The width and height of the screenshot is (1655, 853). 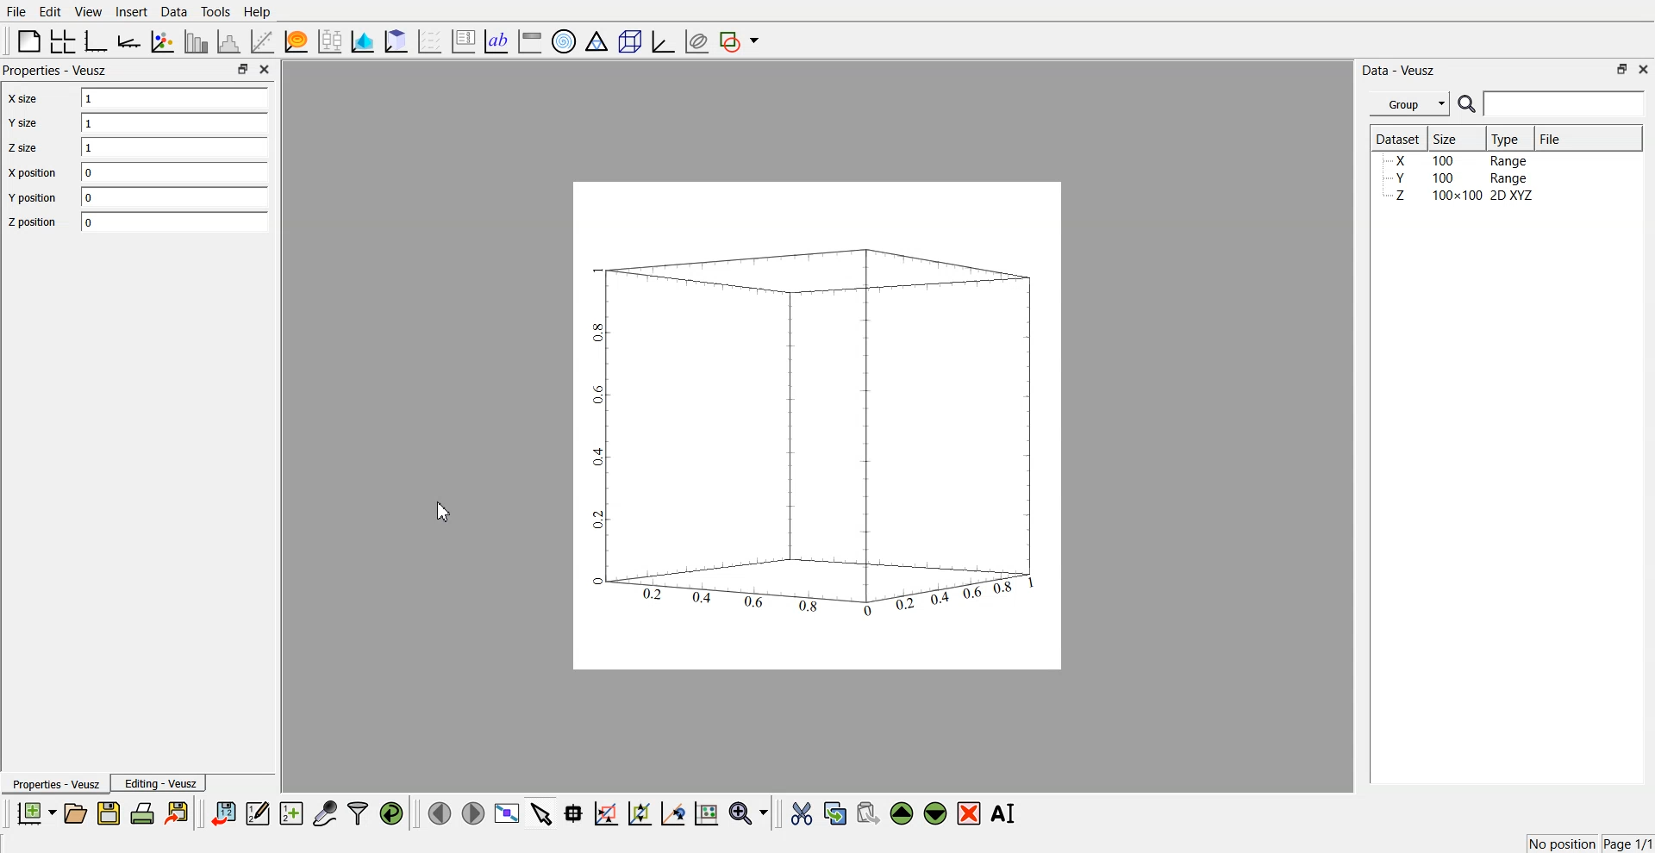 What do you see at coordinates (664, 41) in the screenshot?
I see `3D Graph` at bounding box center [664, 41].